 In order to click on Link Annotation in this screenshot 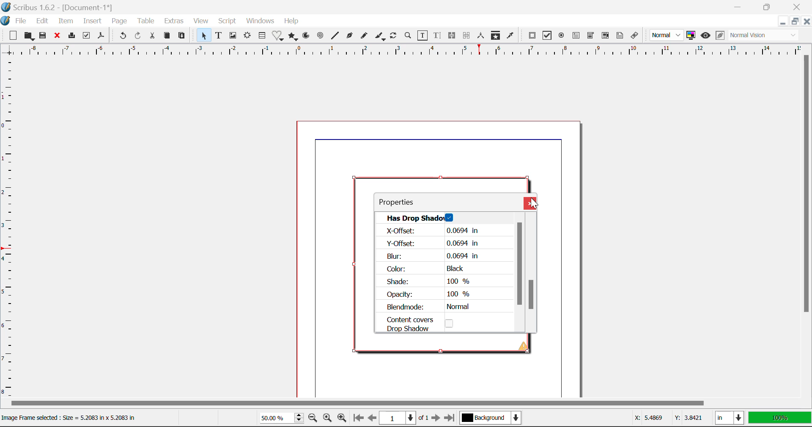, I will do `click(636, 37)`.